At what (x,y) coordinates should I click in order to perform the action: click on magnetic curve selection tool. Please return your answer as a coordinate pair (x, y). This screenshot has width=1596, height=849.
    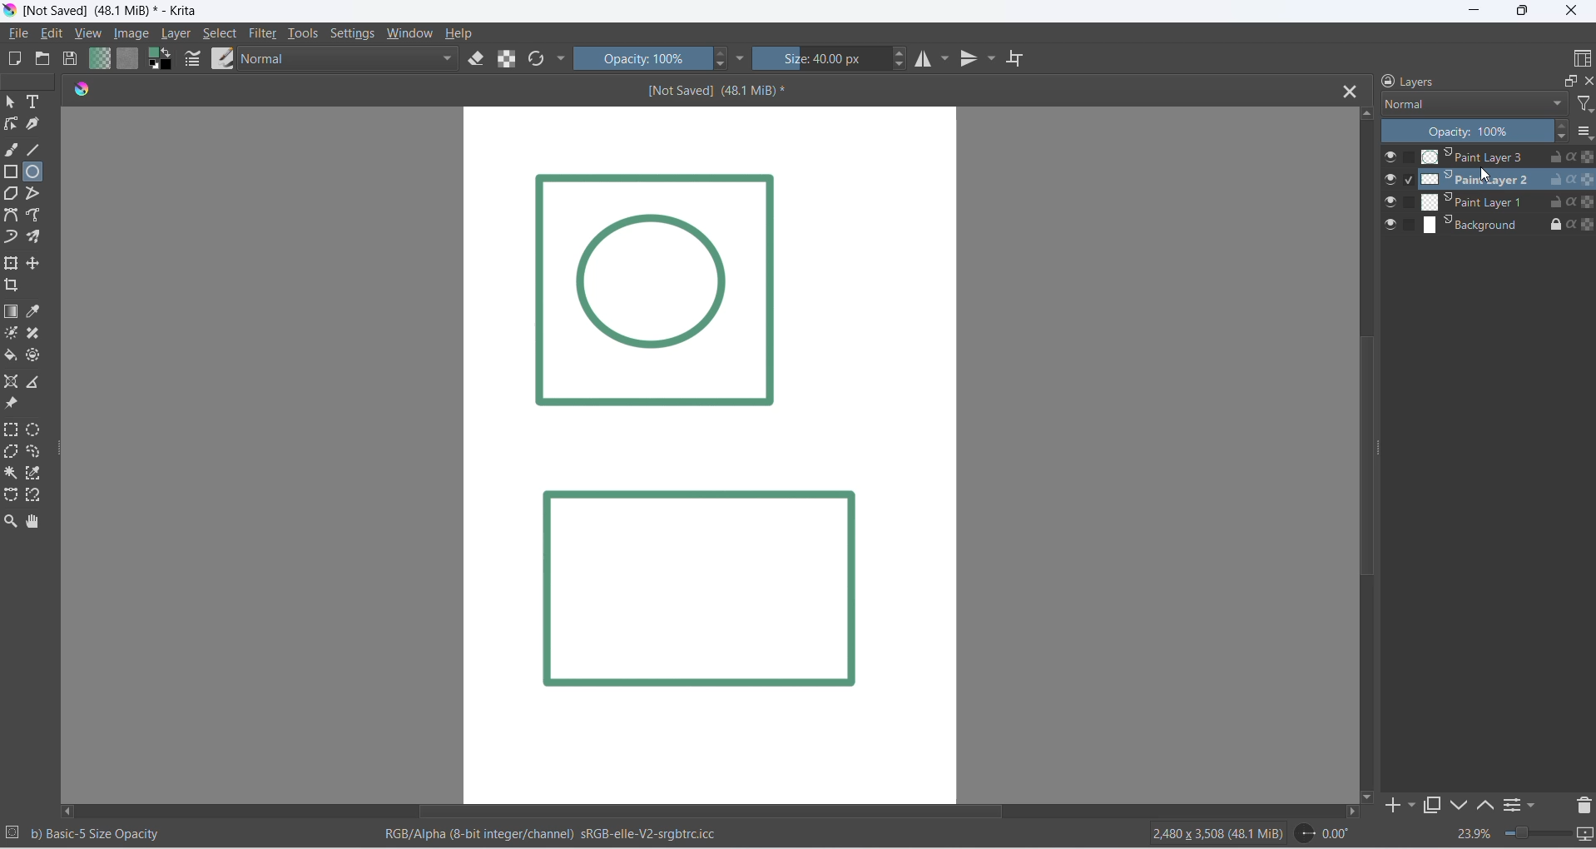
    Looking at the image, I should click on (34, 497).